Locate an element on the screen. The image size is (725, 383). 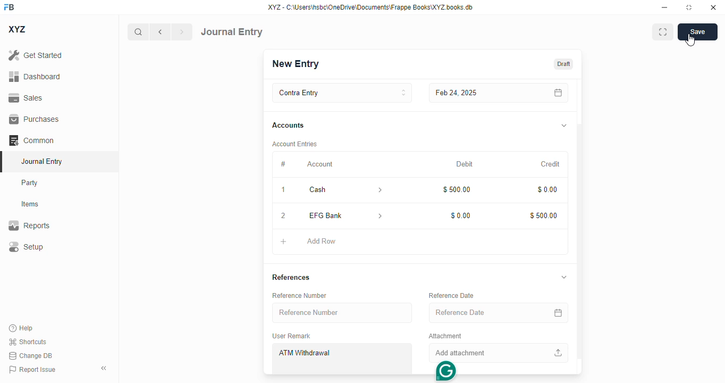
dashboard is located at coordinates (35, 76).